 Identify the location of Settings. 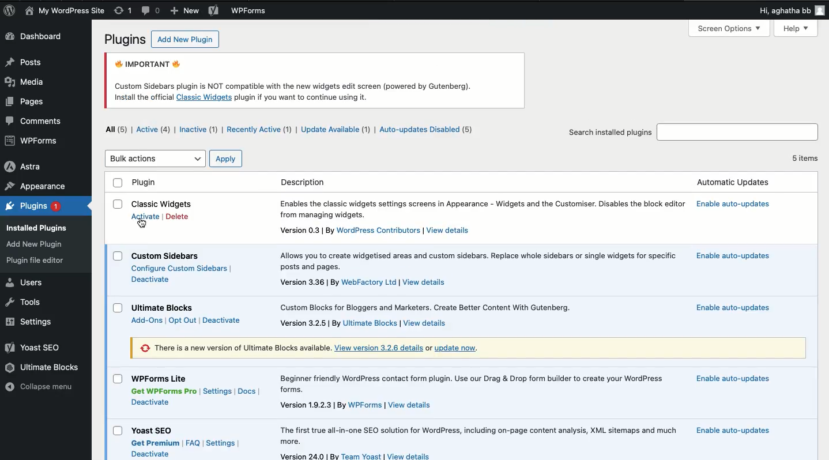
(221, 443).